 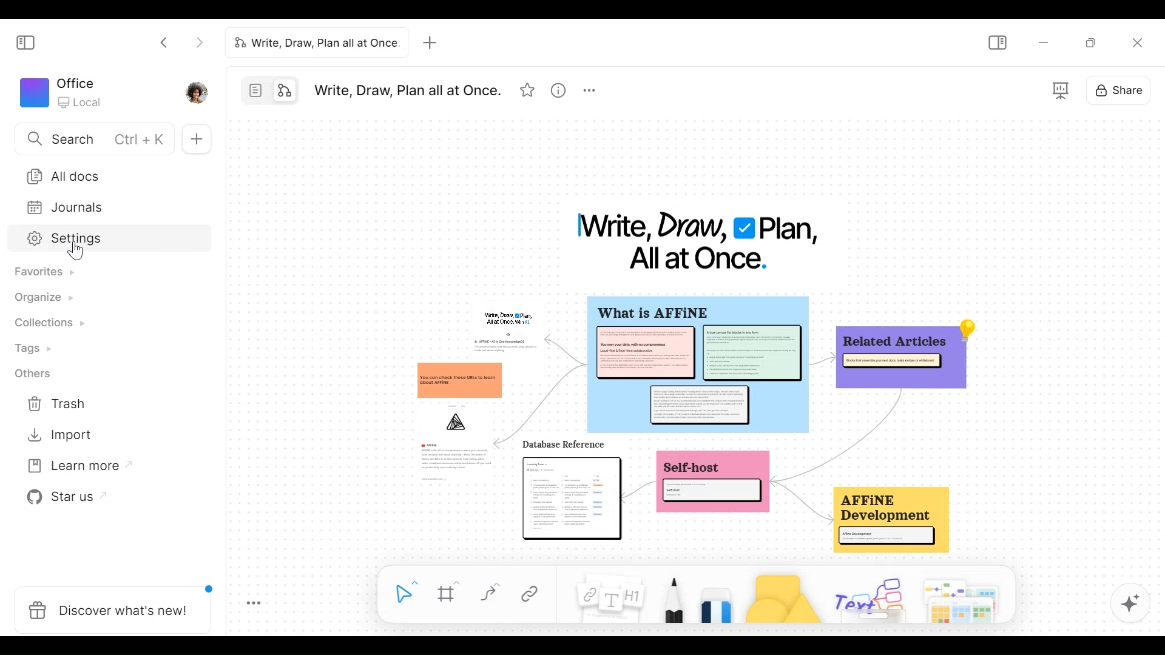 I want to click on Shape, so click(x=785, y=599).